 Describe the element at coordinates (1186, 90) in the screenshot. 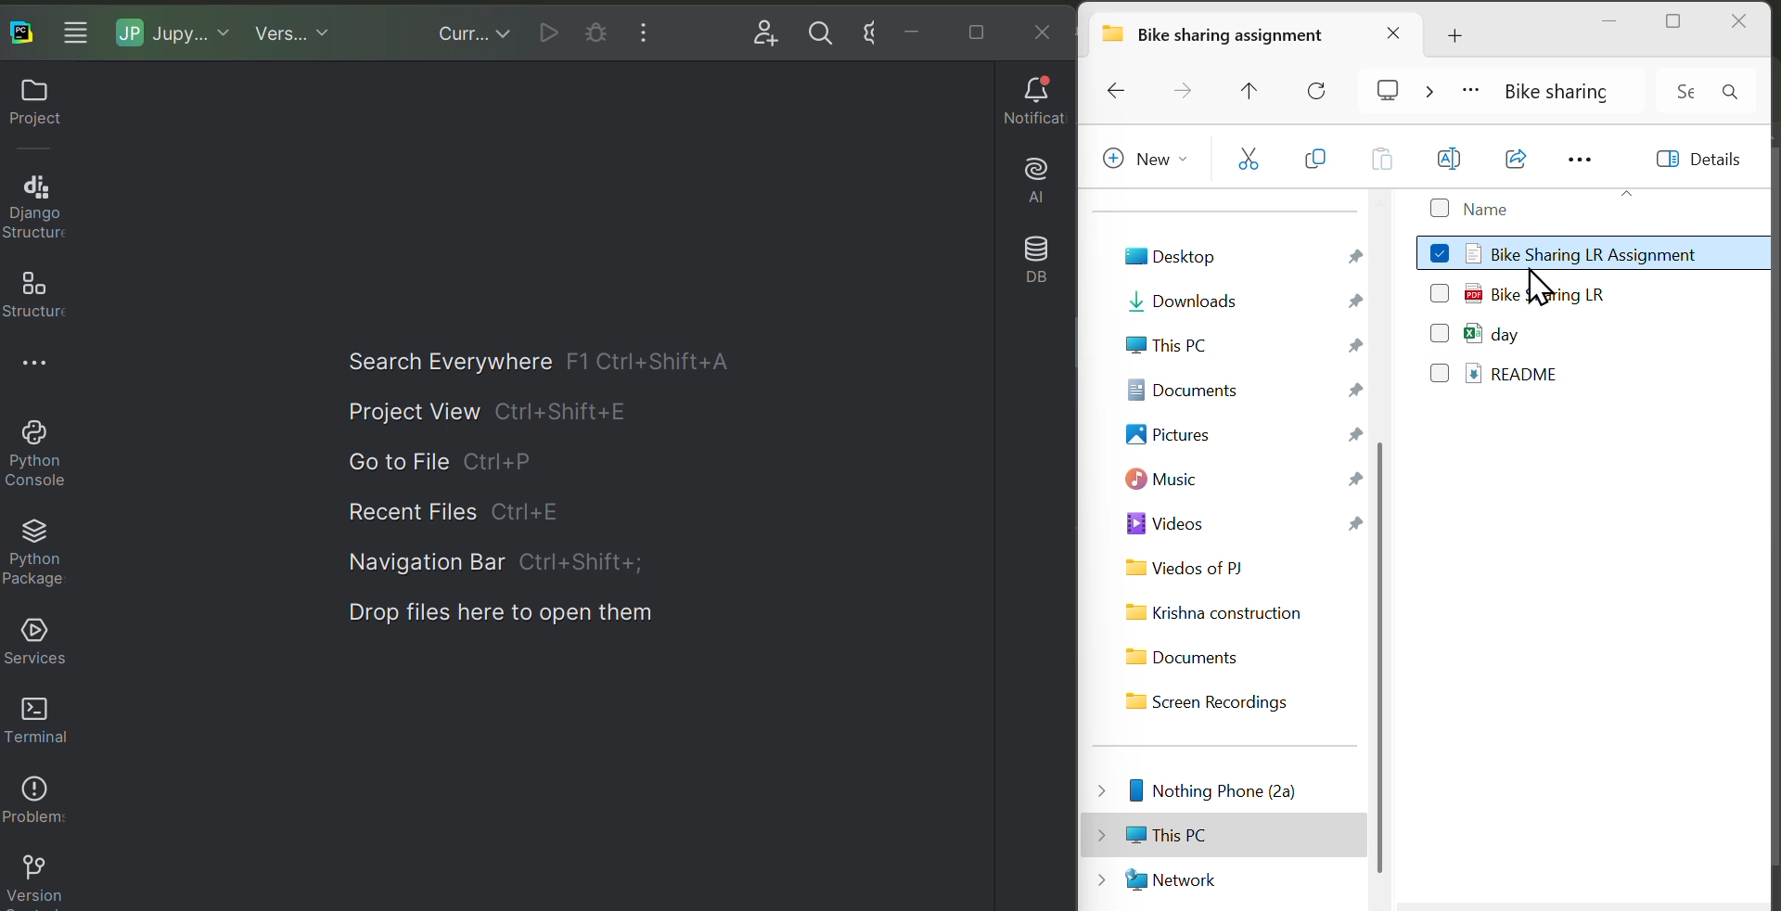

I see `Forward` at that location.